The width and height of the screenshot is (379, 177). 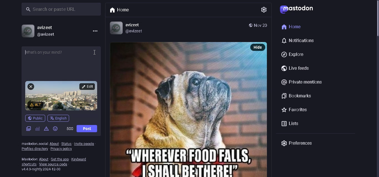 I want to click on menu, so click(x=94, y=30).